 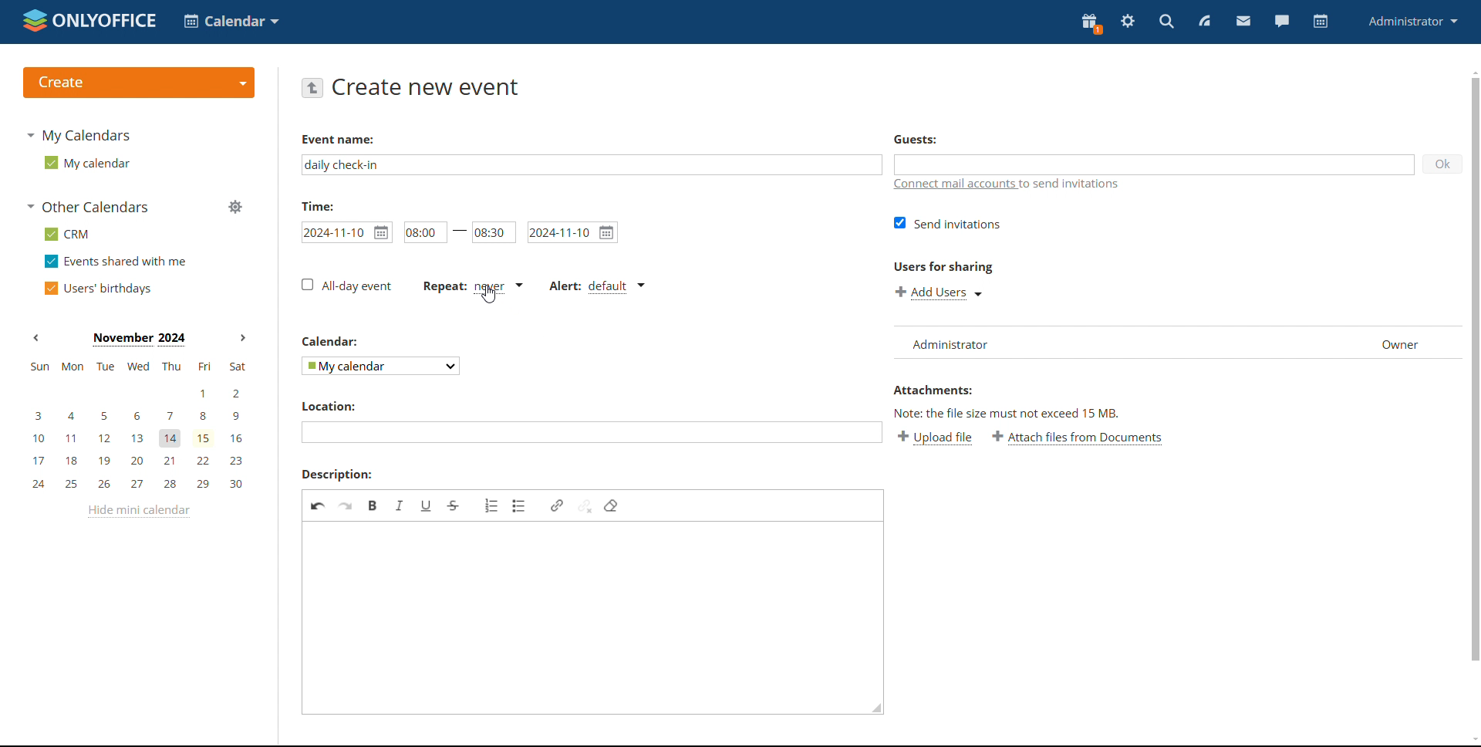 What do you see at coordinates (1401, 343) in the screenshot?
I see `owner` at bounding box center [1401, 343].